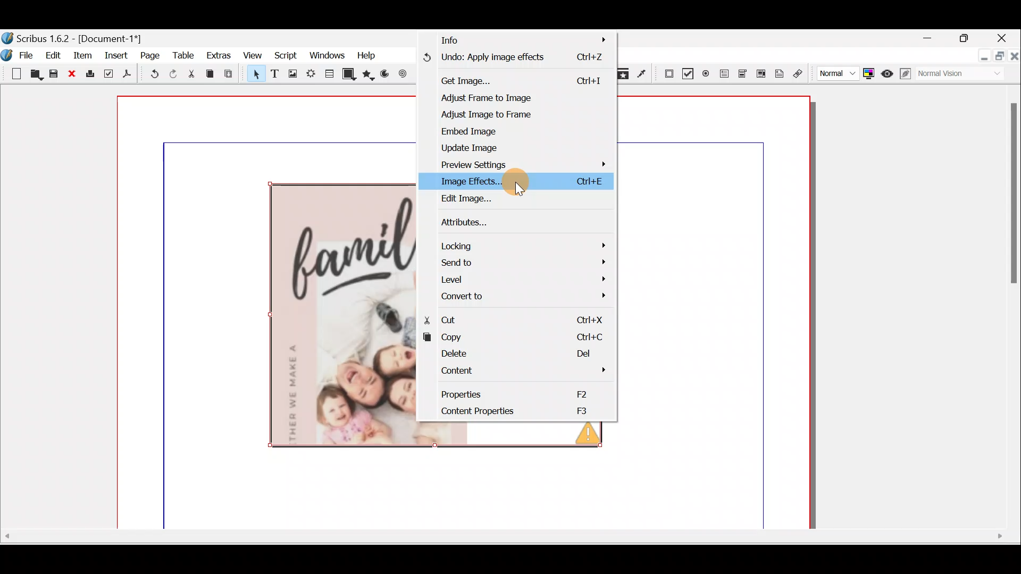 Image resolution: width=1021 pixels, height=574 pixels. I want to click on Send to, so click(526, 263).